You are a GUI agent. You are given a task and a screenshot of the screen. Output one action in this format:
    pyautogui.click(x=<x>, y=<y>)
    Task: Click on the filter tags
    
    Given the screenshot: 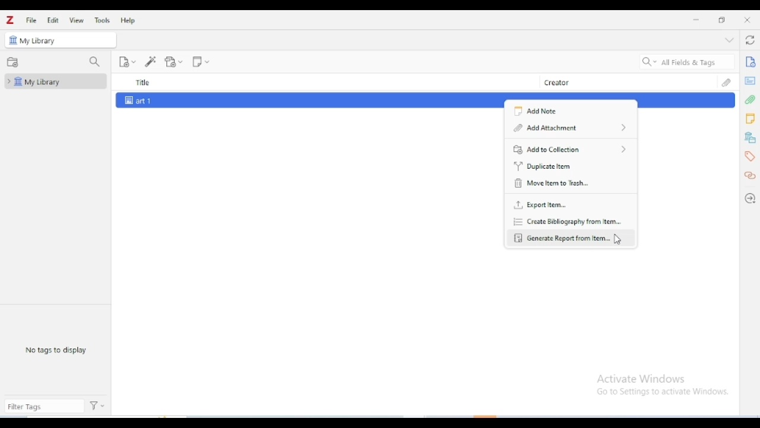 What is the action you would take?
    pyautogui.click(x=44, y=407)
    